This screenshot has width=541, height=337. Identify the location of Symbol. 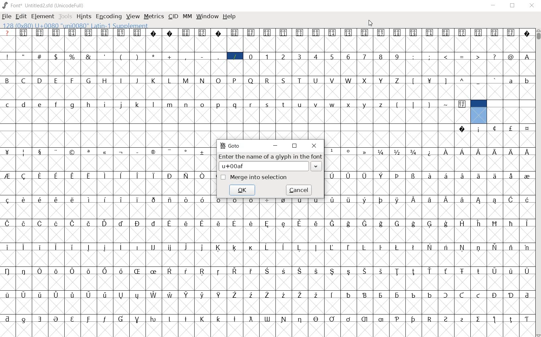
(40, 176).